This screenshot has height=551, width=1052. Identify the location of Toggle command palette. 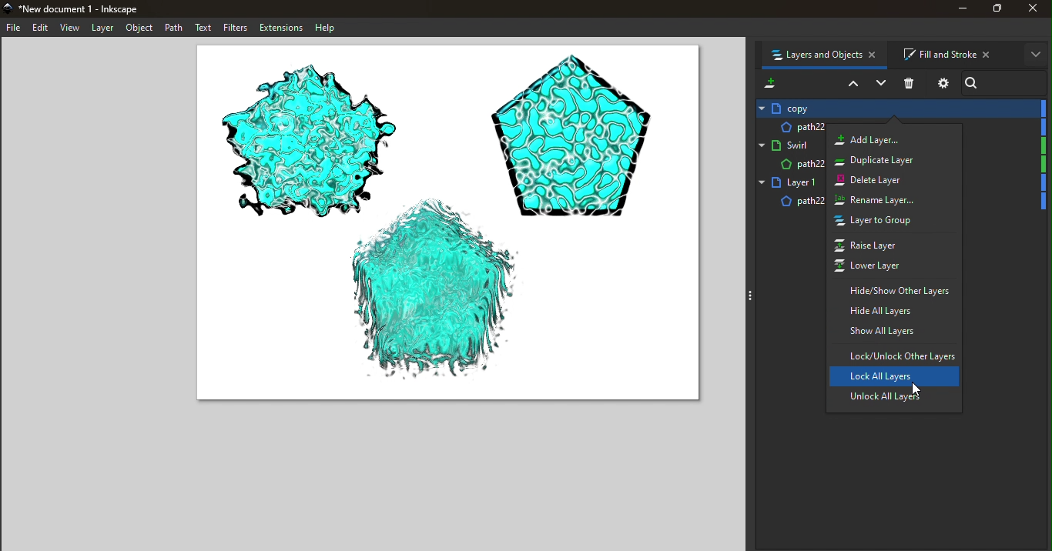
(748, 296).